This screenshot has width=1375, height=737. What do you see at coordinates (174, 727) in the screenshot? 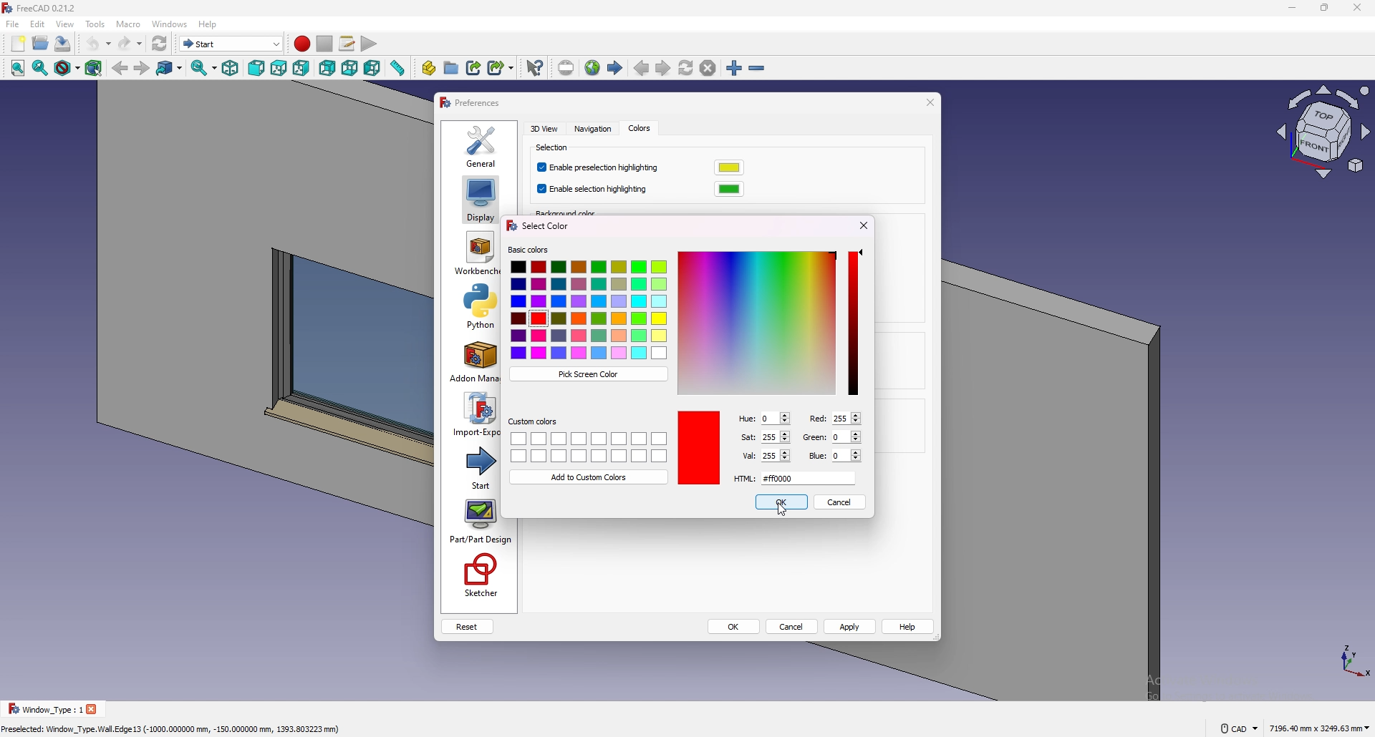
I see `Preselected: Window_Type.Wall. Edge 13 (-1000,000000 mm, -150.000000 mm, 1393.803223 mm)` at bounding box center [174, 727].